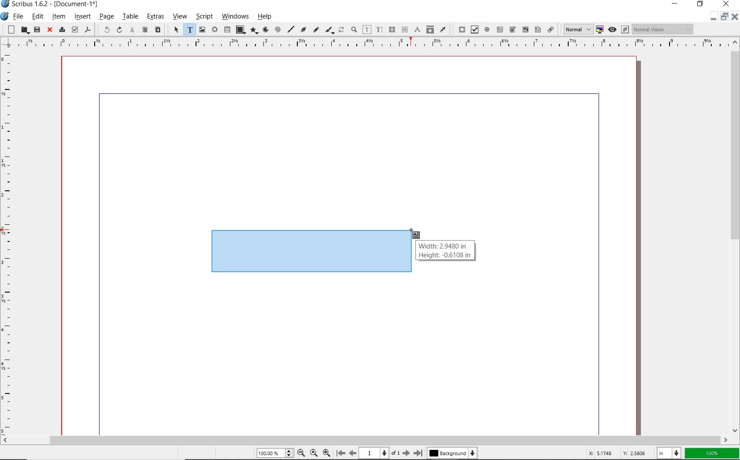  What do you see at coordinates (52, 5) in the screenshot?
I see `Scribus 1.6.2 - [Document-1*]` at bounding box center [52, 5].